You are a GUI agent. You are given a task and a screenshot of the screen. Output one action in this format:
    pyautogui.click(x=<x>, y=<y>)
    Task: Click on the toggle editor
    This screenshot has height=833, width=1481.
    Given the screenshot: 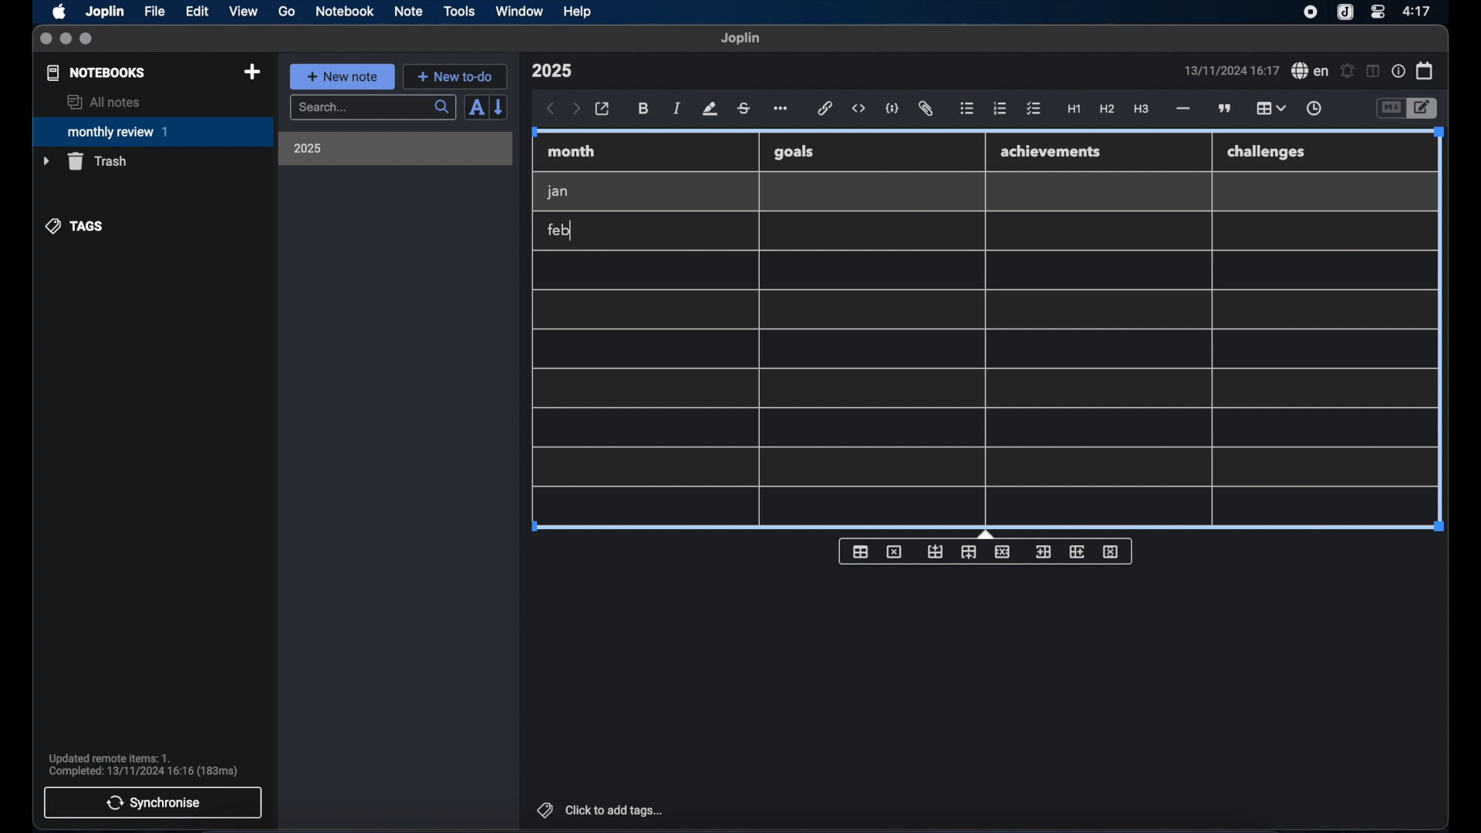 What is the action you would take?
    pyautogui.click(x=1390, y=109)
    